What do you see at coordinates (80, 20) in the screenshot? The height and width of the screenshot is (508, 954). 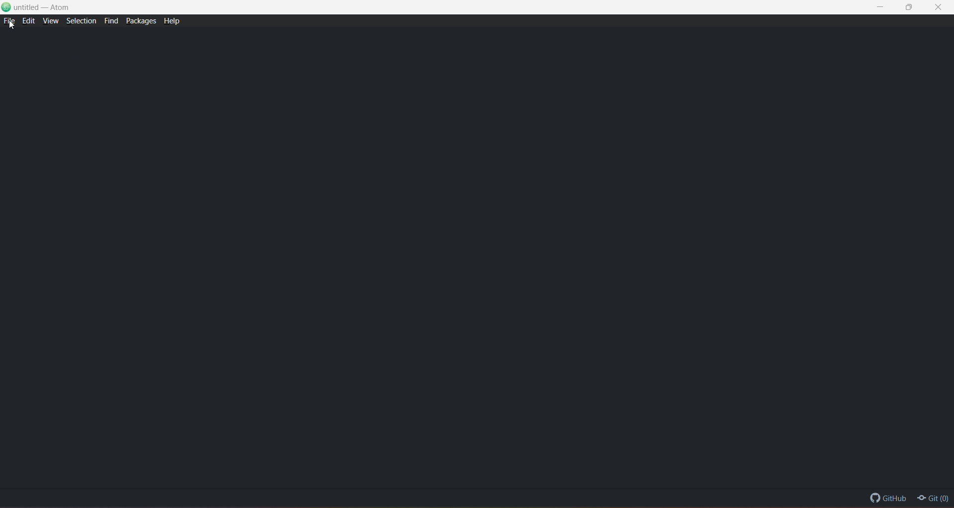 I see `Selection` at bounding box center [80, 20].